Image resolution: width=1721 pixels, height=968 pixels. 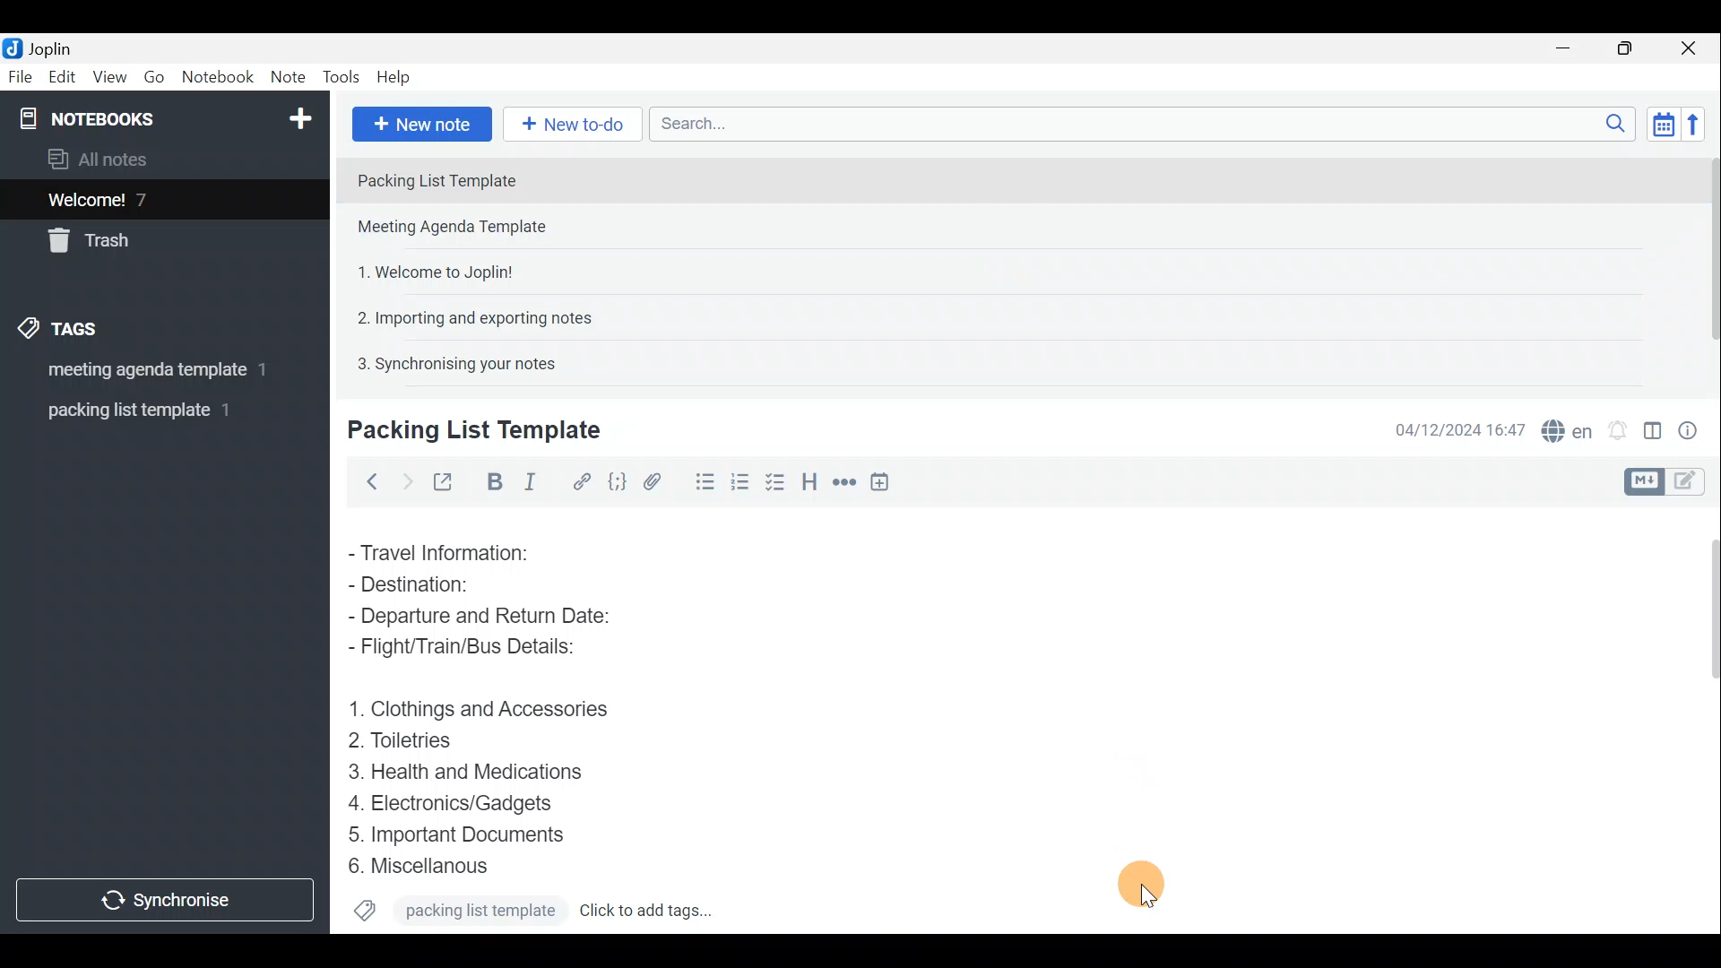 I want to click on Toggle external editing, so click(x=445, y=480).